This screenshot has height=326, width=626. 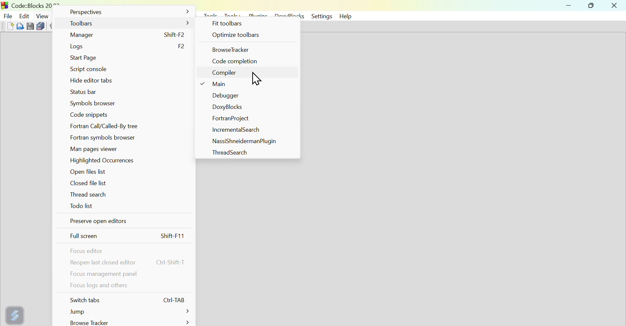 What do you see at coordinates (234, 50) in the screenshot?
I see `Browse tracker` at bounding box center [234, 50].